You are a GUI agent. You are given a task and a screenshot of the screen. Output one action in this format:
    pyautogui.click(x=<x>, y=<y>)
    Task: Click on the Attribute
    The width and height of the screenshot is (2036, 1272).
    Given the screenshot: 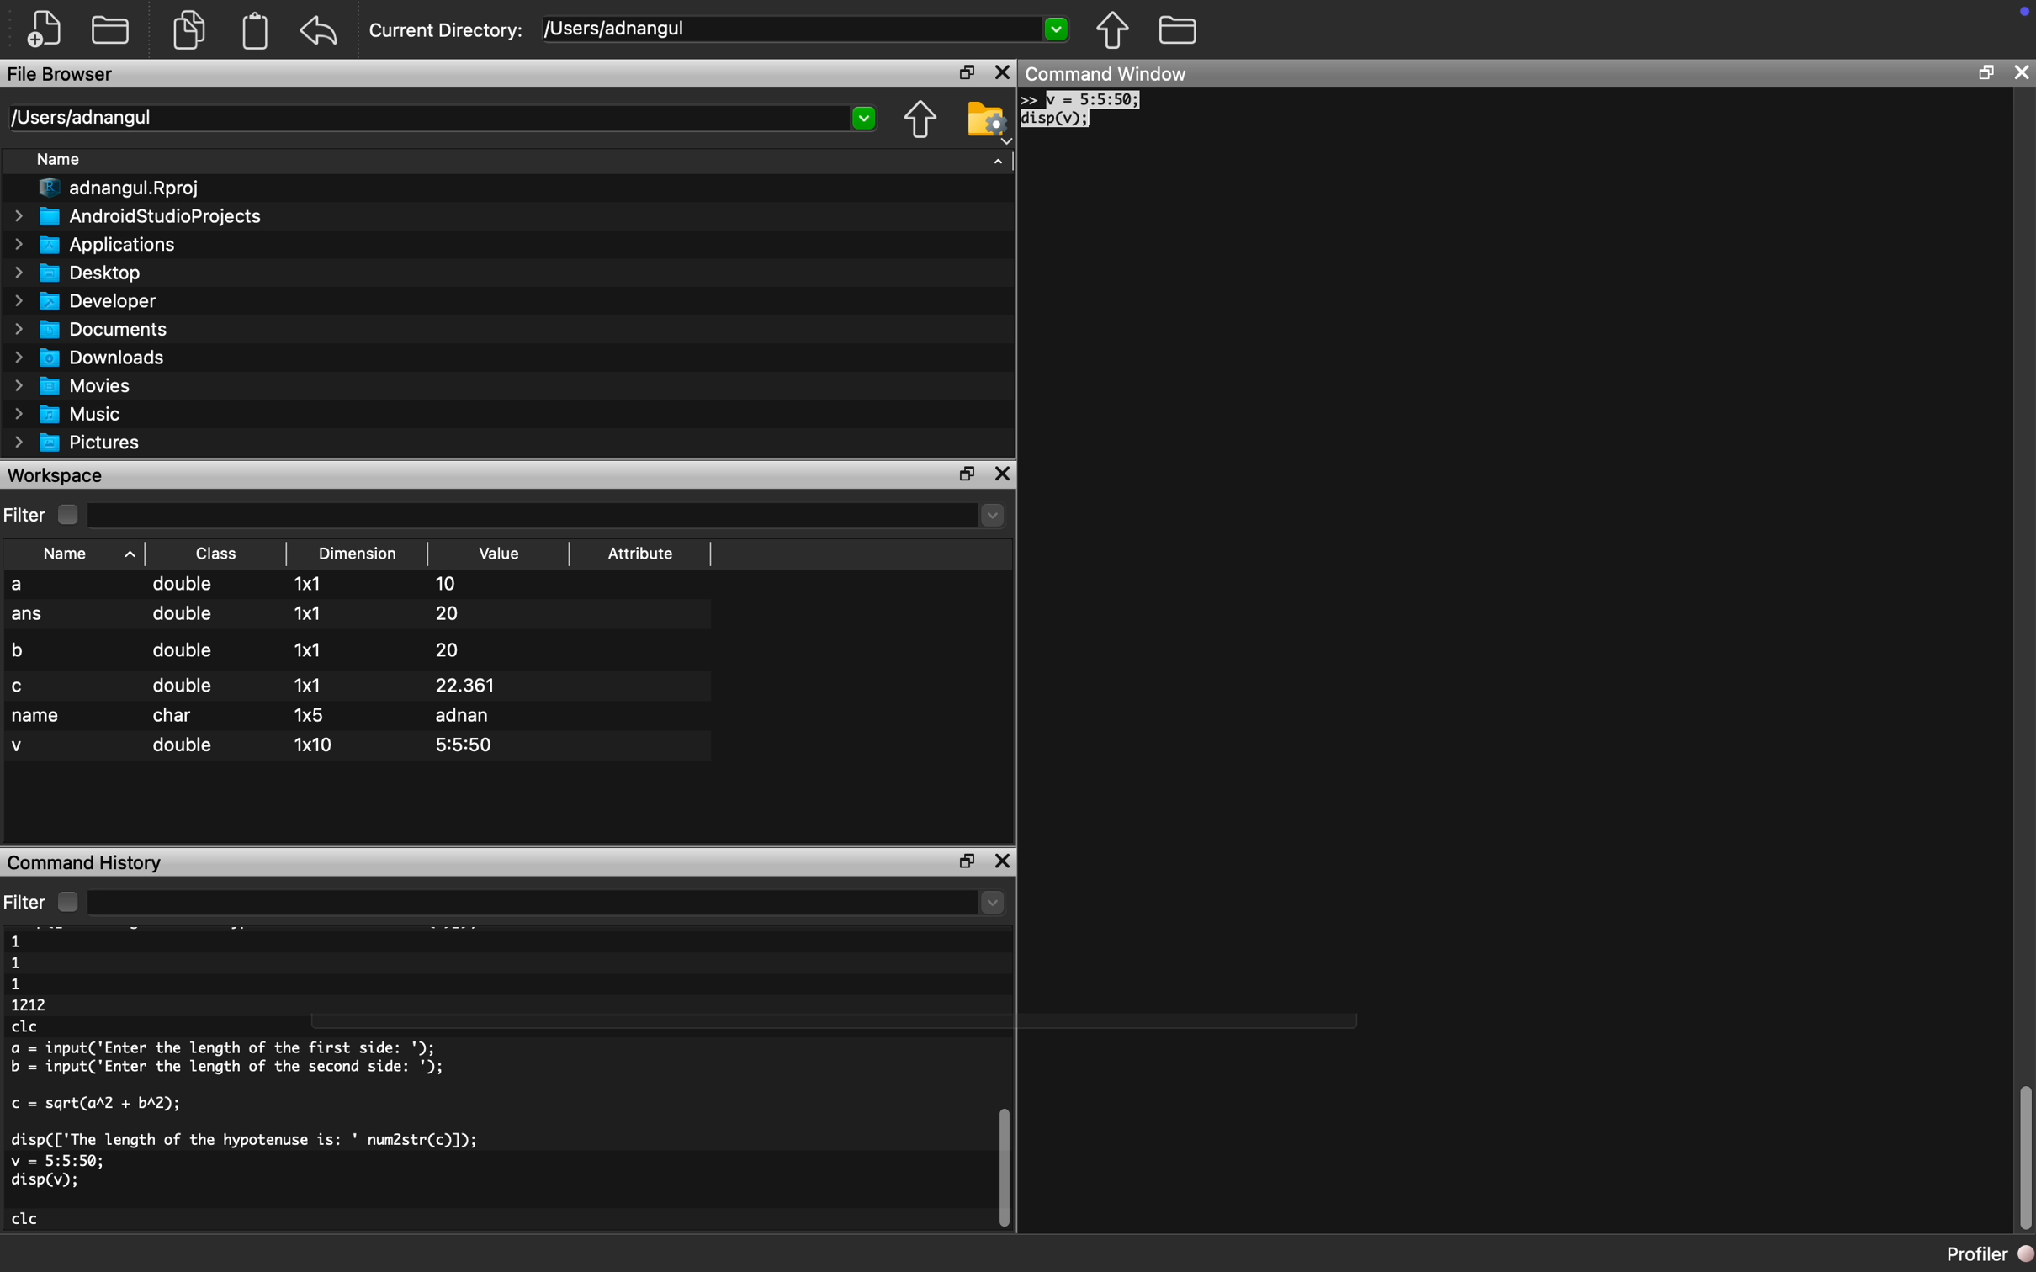 What is the action you would take?
    pyautogui.click(x=639, y=553)
    